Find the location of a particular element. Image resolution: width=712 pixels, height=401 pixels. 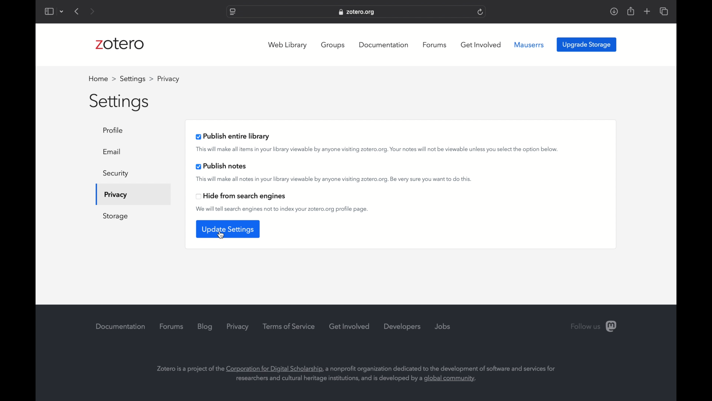

jobs is located at coordinates (442, 326).